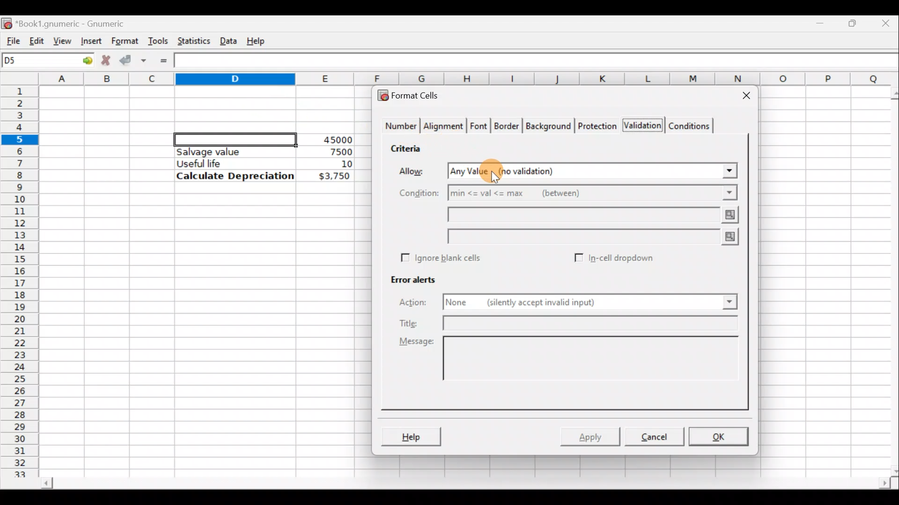 Image resolution: width=899 pixels, height=505 pixels. I want to click on 45000, so click(334, 140).